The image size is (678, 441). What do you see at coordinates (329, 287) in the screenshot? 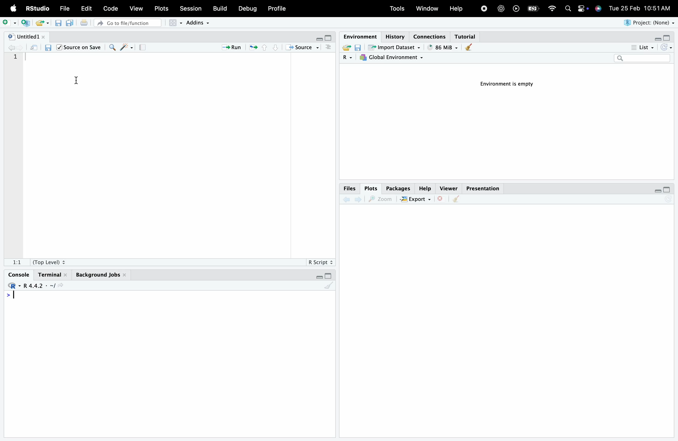
I see `clear` at bounding box center [329, 287].